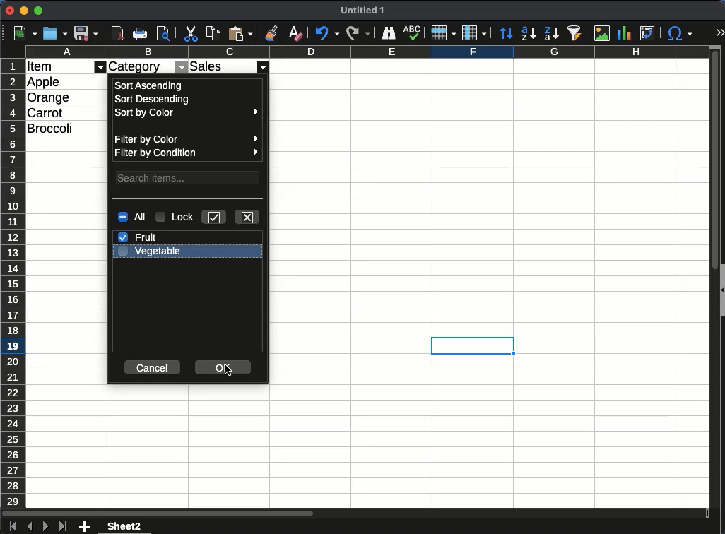 This screenshot has height=534, width=725. What do you see at coordinates (213, 35) in the screenshot?
I see `copy` at bounding box center [213, 35].